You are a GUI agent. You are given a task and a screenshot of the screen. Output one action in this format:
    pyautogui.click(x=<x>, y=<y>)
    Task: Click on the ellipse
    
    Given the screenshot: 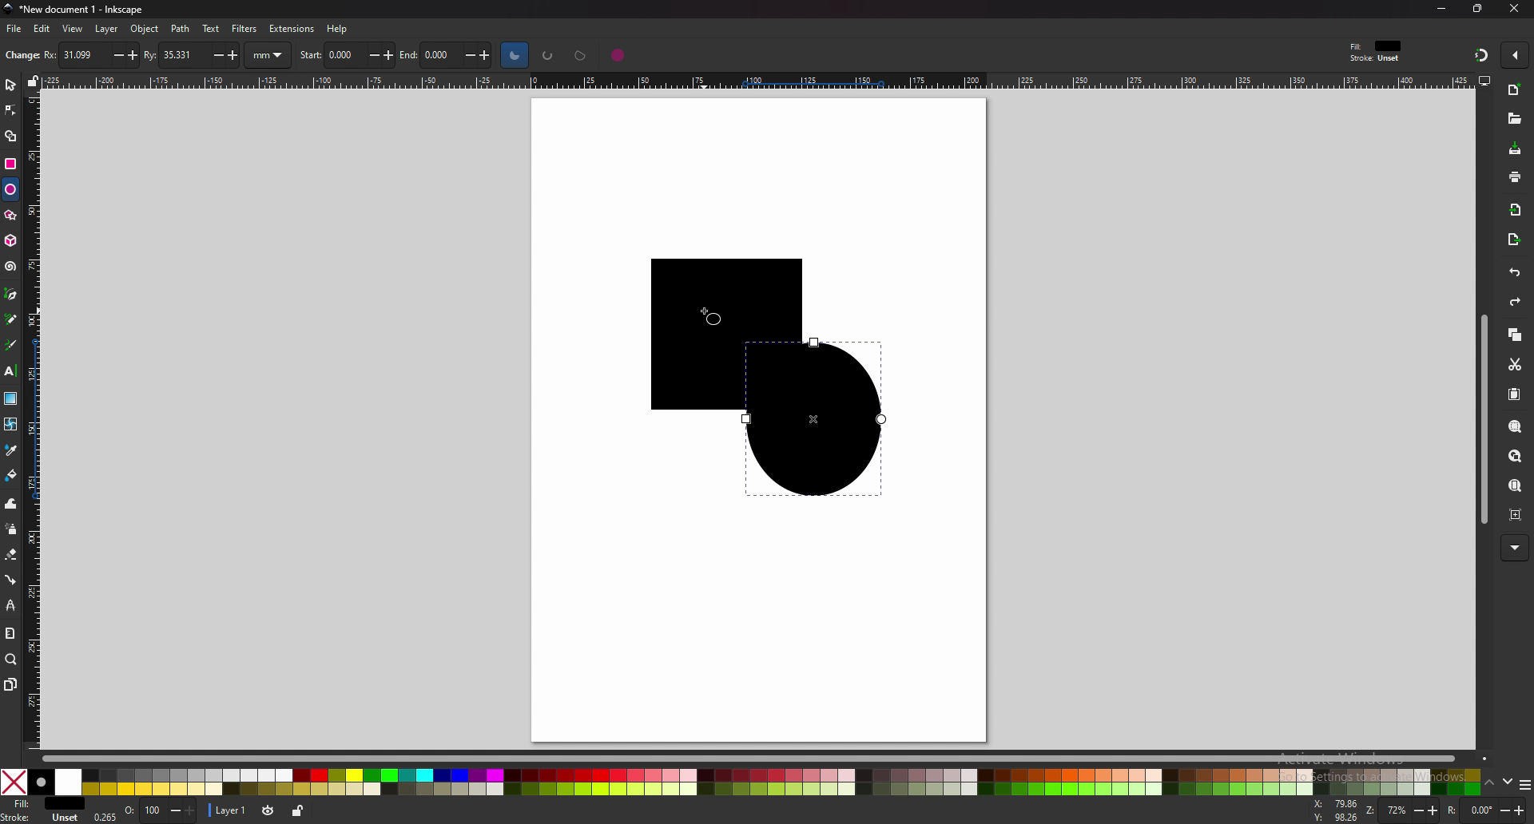 What is the action you would take?
    pyautogui.click(x=10, y=188)
    